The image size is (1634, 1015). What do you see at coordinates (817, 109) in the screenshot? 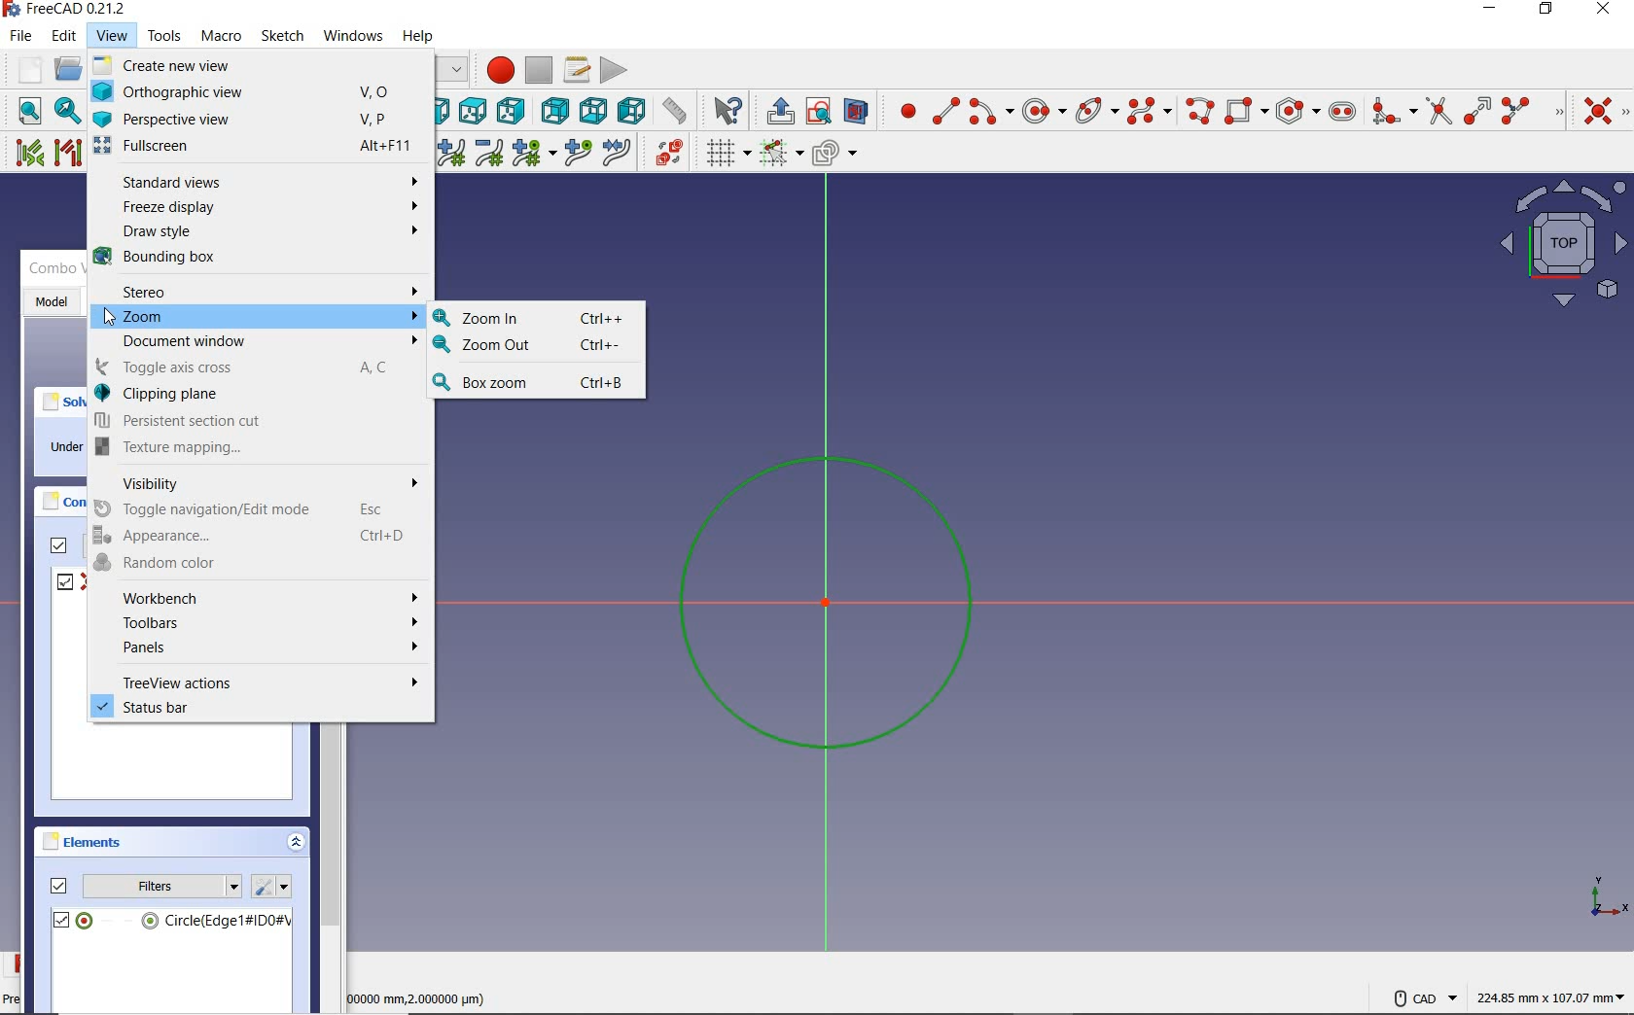
I see `view sketch` at bounding box center [817, 109].